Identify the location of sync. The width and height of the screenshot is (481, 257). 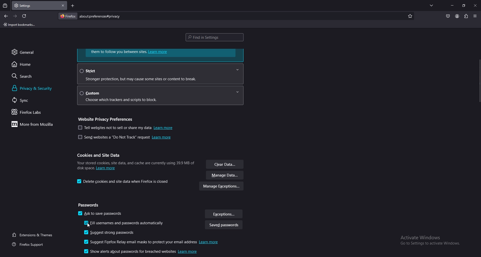
(27, 100).